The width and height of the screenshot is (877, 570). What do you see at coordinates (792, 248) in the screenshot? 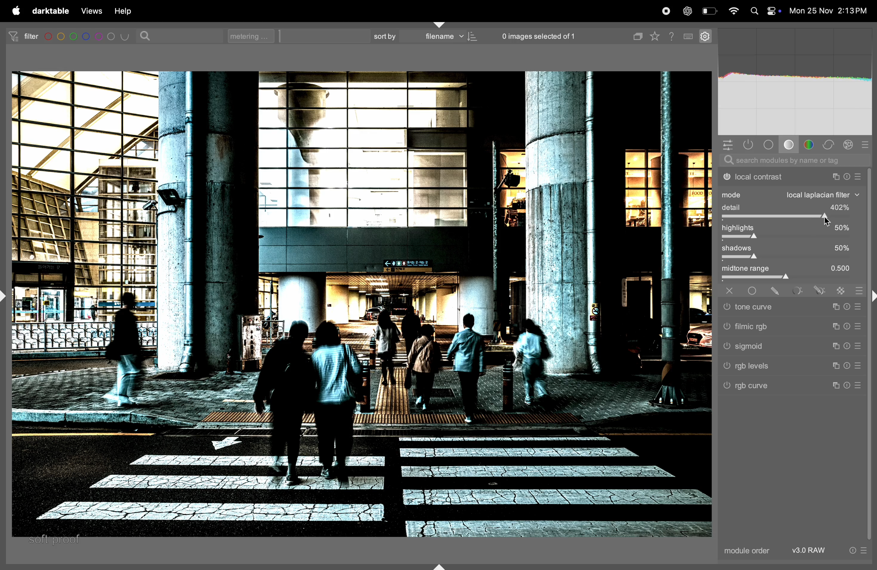
I see `shadows` at bounding box center [792, 248].